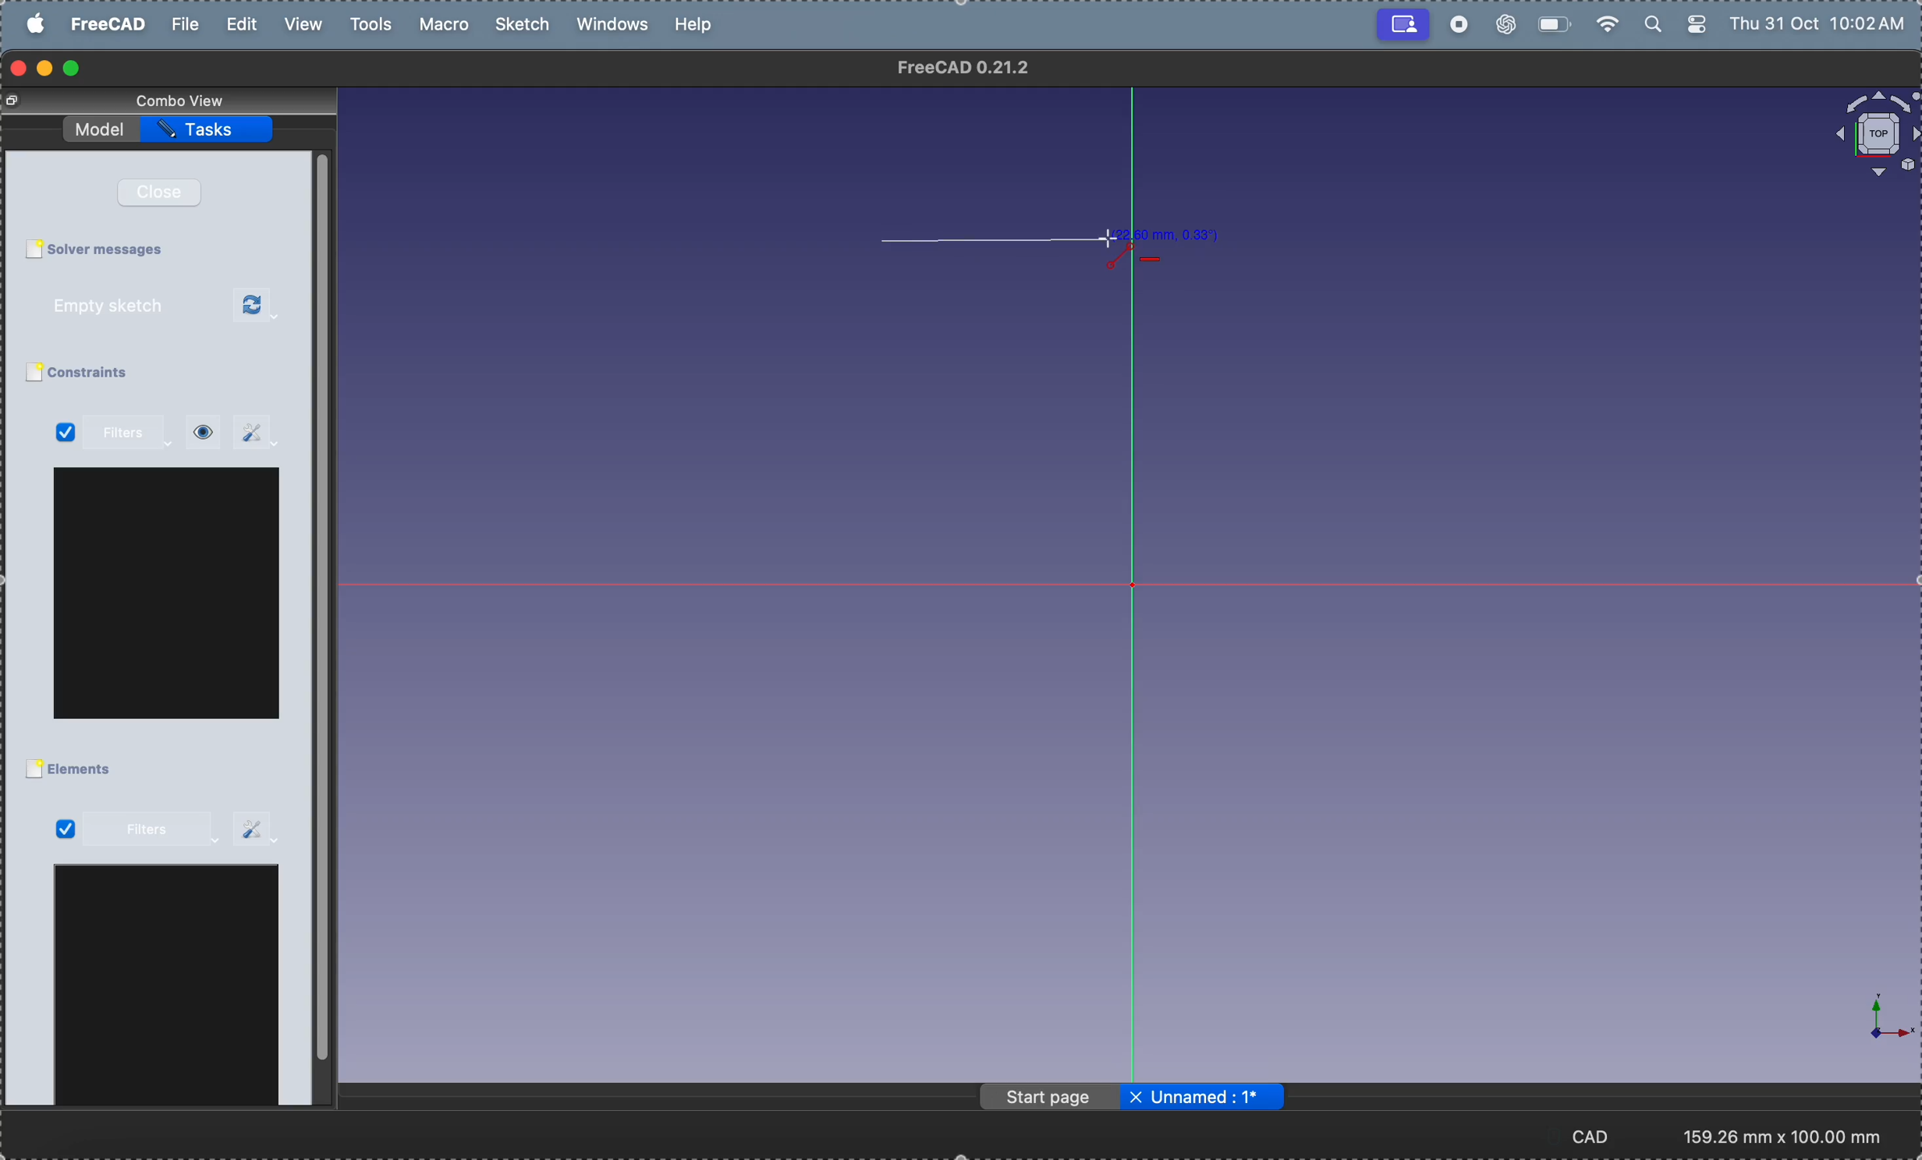 Image resolution: width=1922 pixels, height=1160 pixels. I want to click on task, so click(211, 129).